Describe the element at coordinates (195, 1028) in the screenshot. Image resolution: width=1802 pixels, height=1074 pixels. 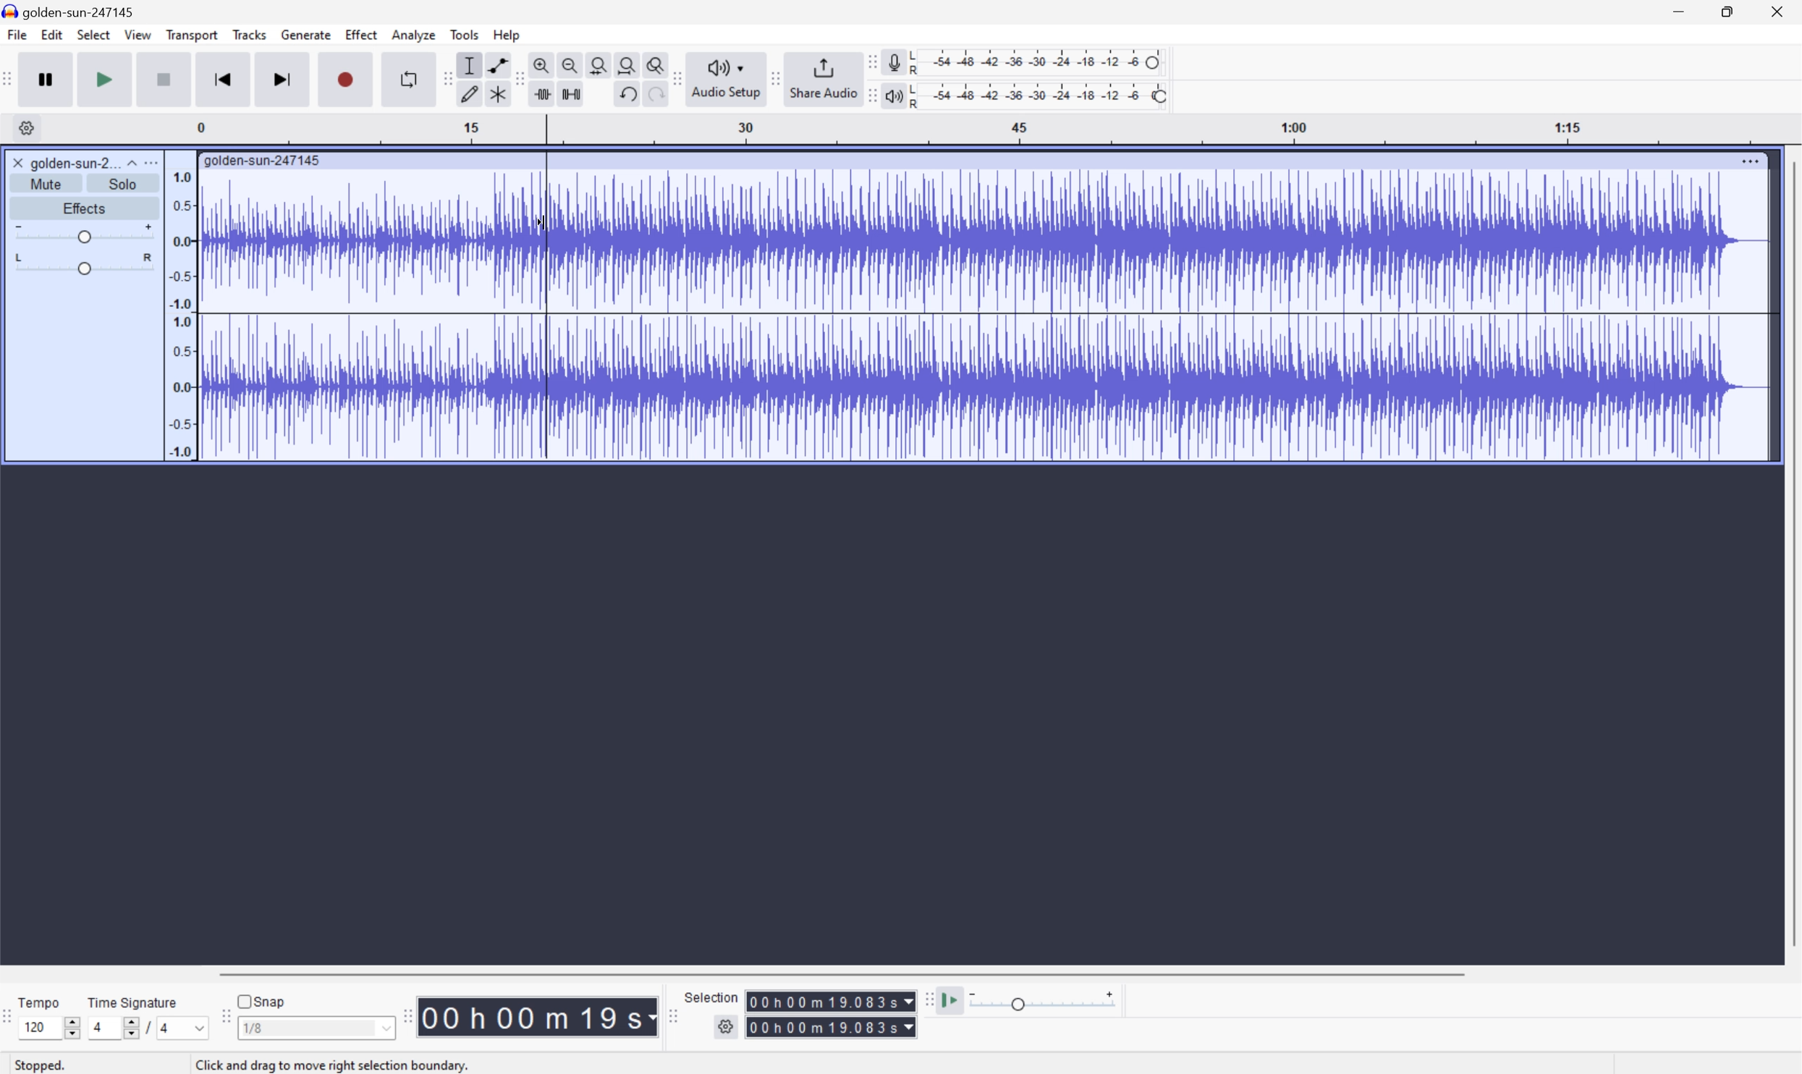
I see `Drop Down` at that location.